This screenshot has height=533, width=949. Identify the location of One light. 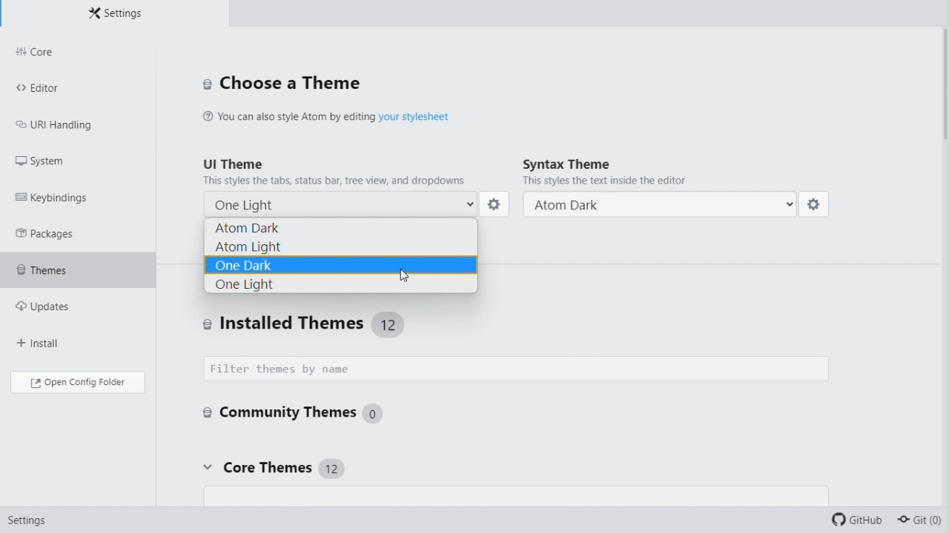
(341, 286).